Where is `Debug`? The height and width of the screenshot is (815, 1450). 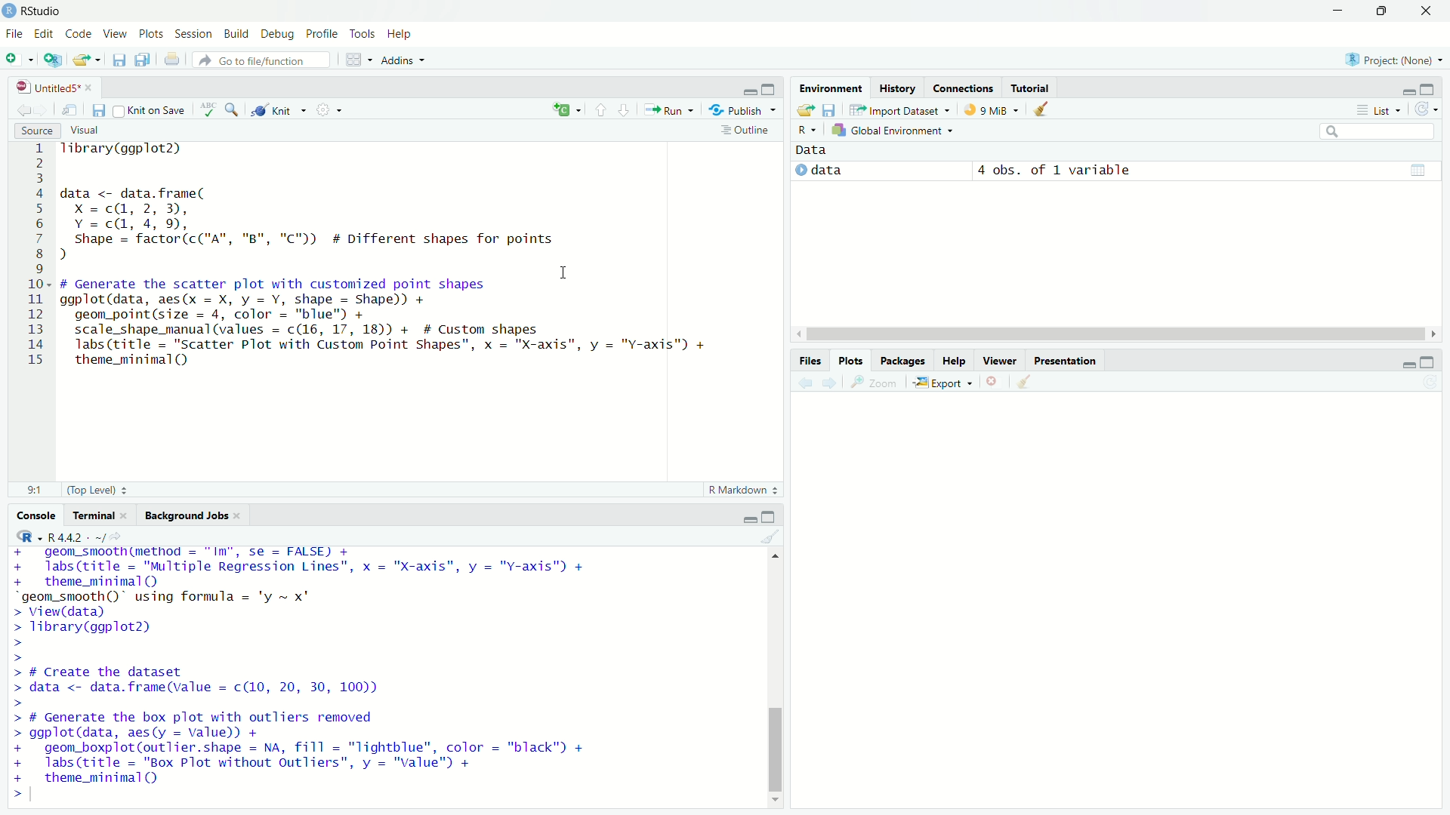 Debug is located at coordinates (277, 34).